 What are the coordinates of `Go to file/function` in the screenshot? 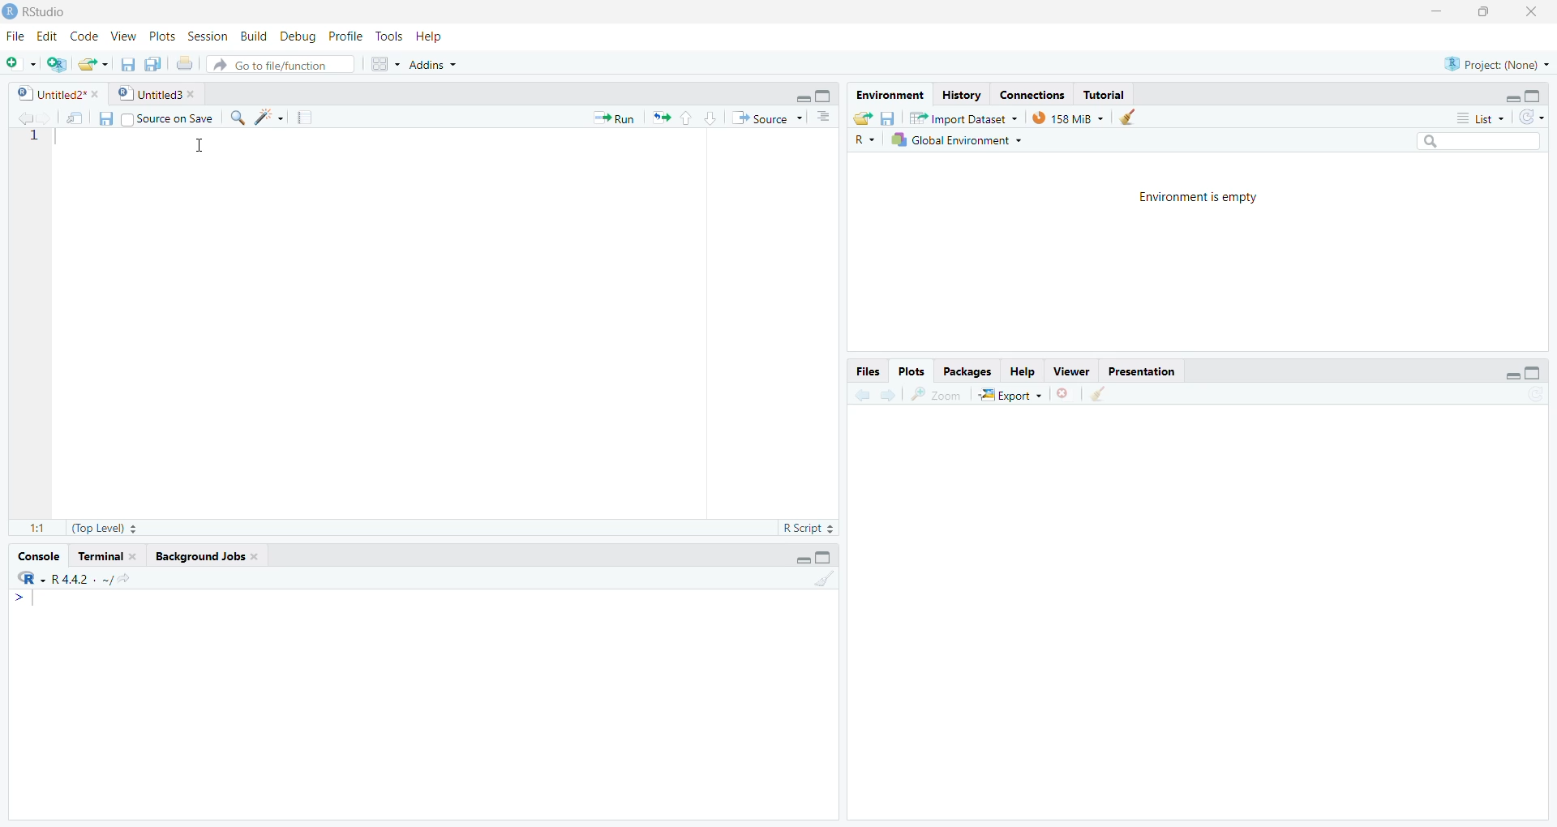 It's located at (285, 64).